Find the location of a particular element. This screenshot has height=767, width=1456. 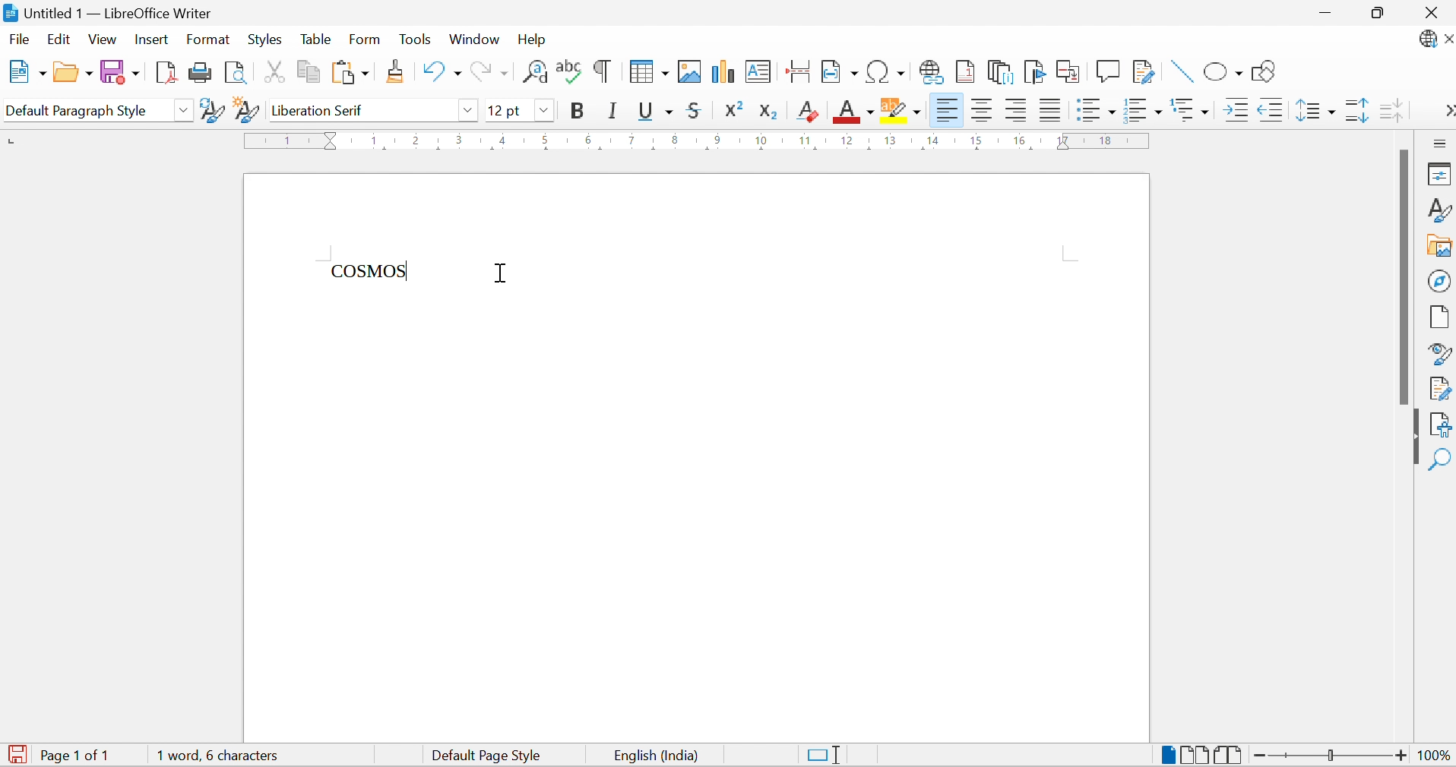

Undo is located at coordinates (439, 72).